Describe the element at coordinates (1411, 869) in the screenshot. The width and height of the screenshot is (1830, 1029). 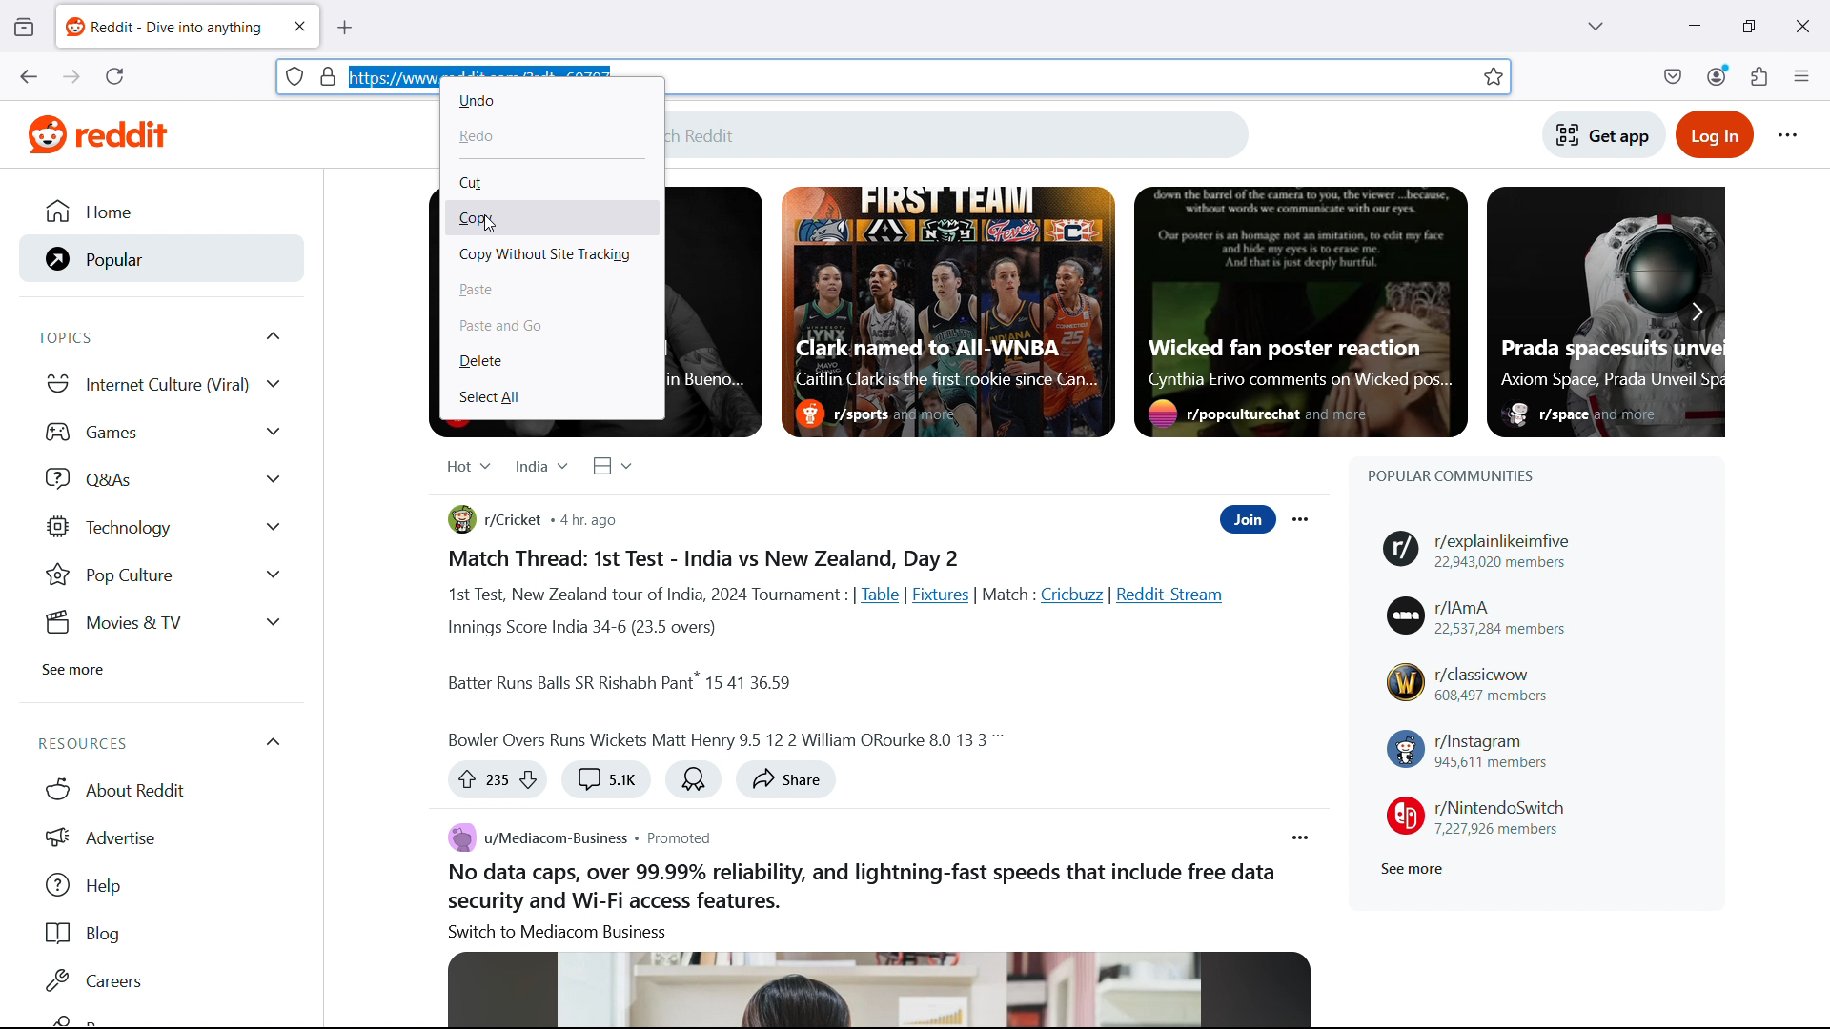
I see `See more` at that location.